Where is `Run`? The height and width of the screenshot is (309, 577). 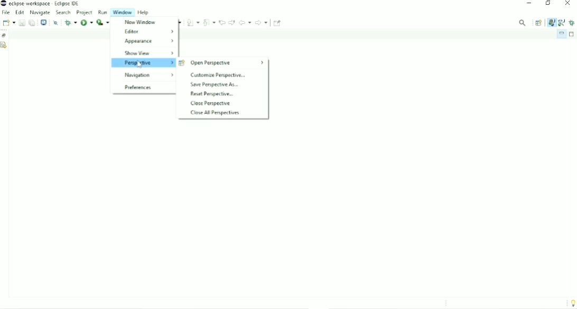 Run is located at coordinates (103, 12).